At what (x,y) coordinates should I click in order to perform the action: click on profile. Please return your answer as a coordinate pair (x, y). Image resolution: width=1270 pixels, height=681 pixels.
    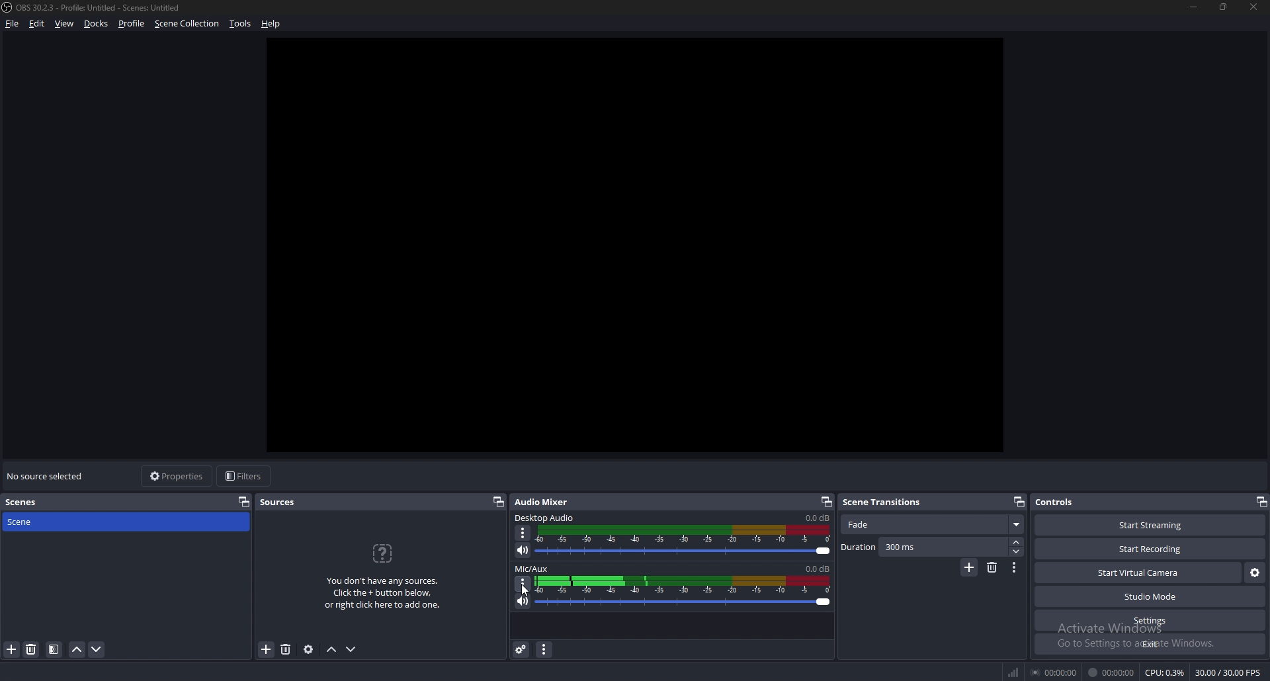
    Looking at the image, I should click on (132, 24).